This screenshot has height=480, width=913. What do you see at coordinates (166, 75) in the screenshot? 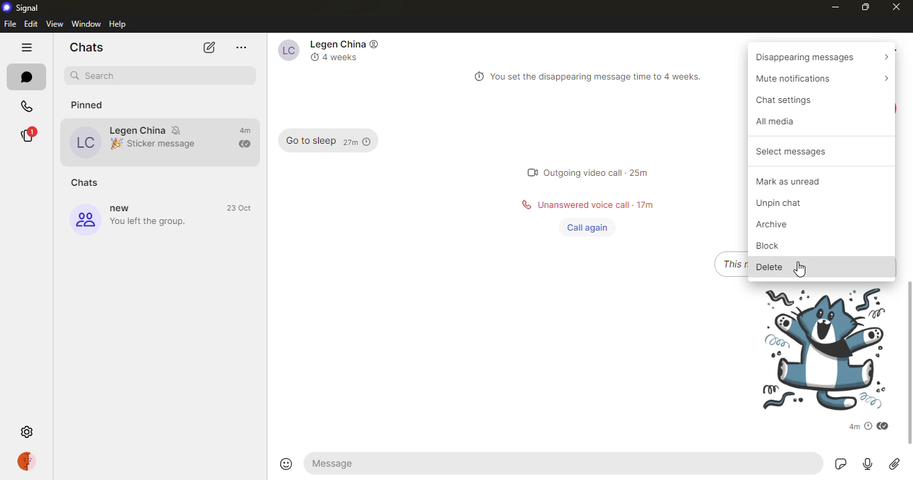
I see `search` at bounding box center [166, 75].